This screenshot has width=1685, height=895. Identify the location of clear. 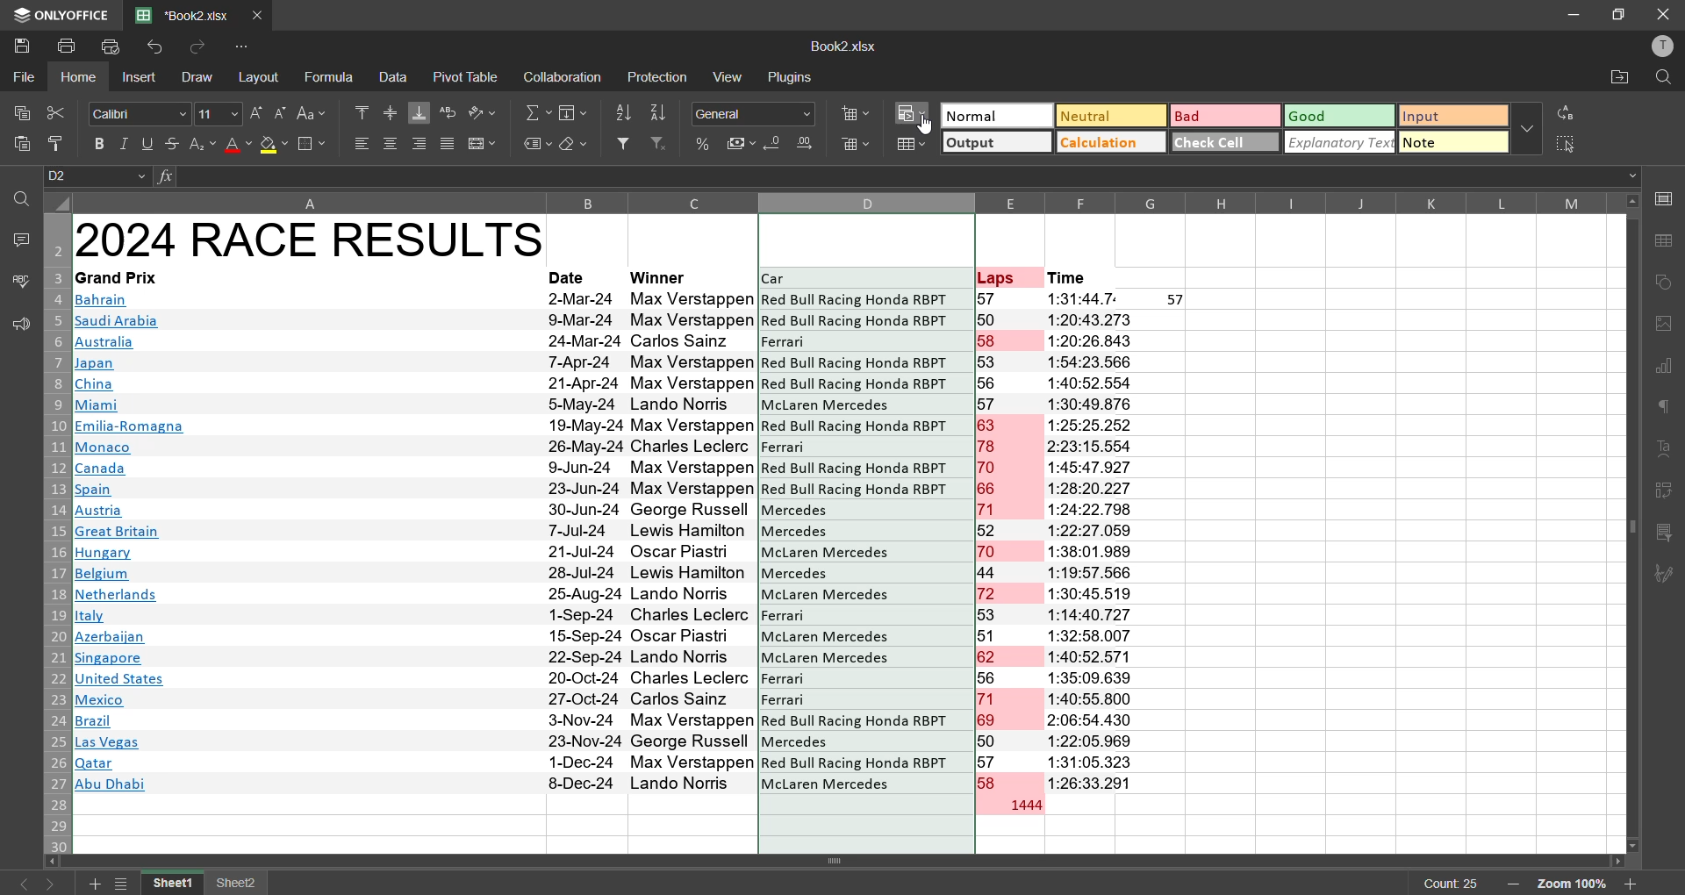
(574, 145).